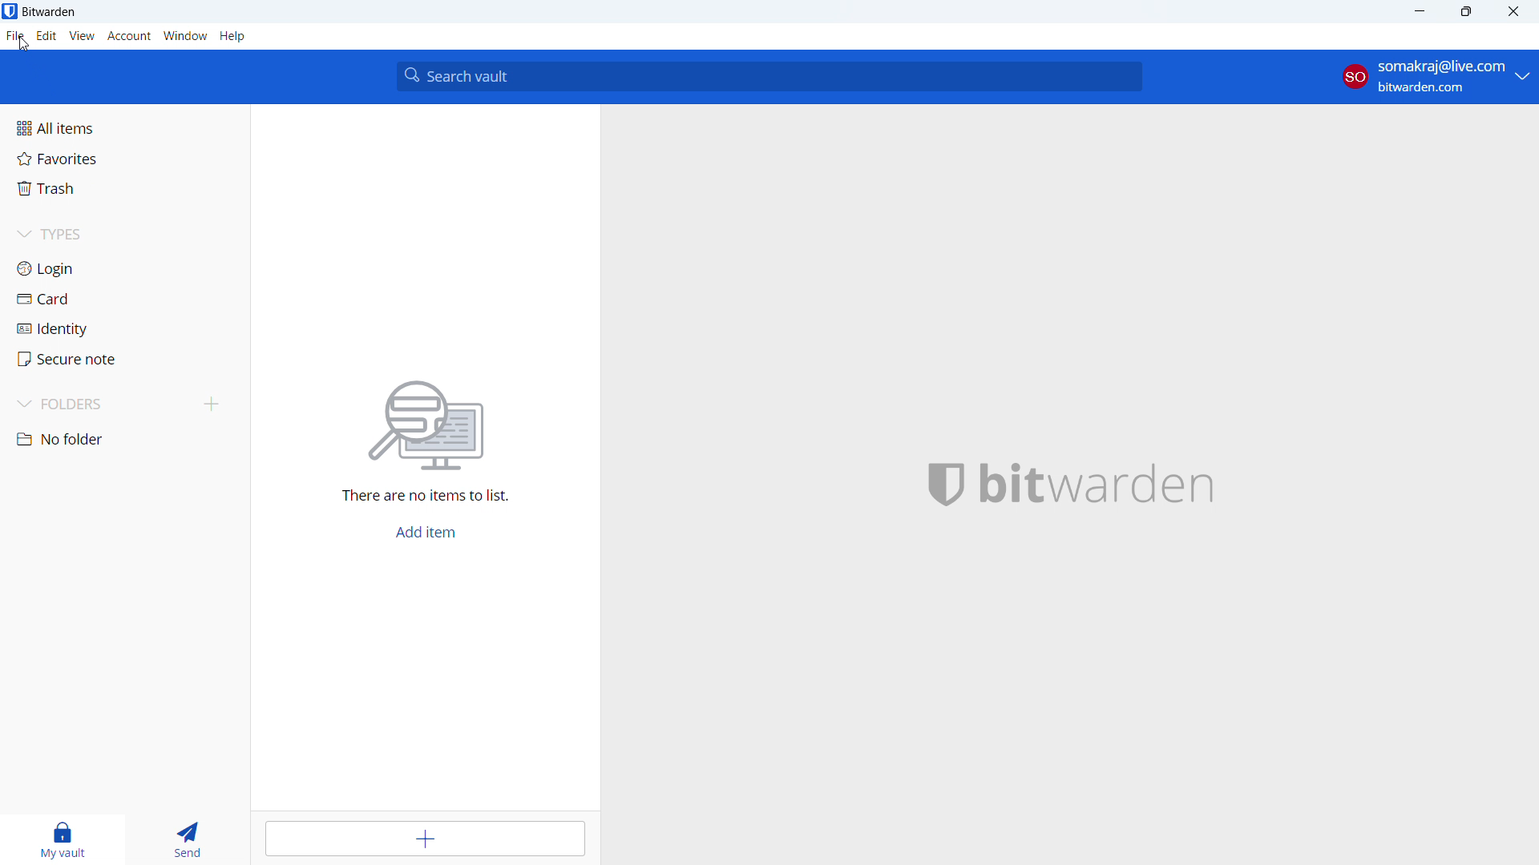 Image resolution: width=1539 pixels, height=865 pixels. Describe the element at coordinates (121, 440) in the screenshot. I see `no folder` at that location.